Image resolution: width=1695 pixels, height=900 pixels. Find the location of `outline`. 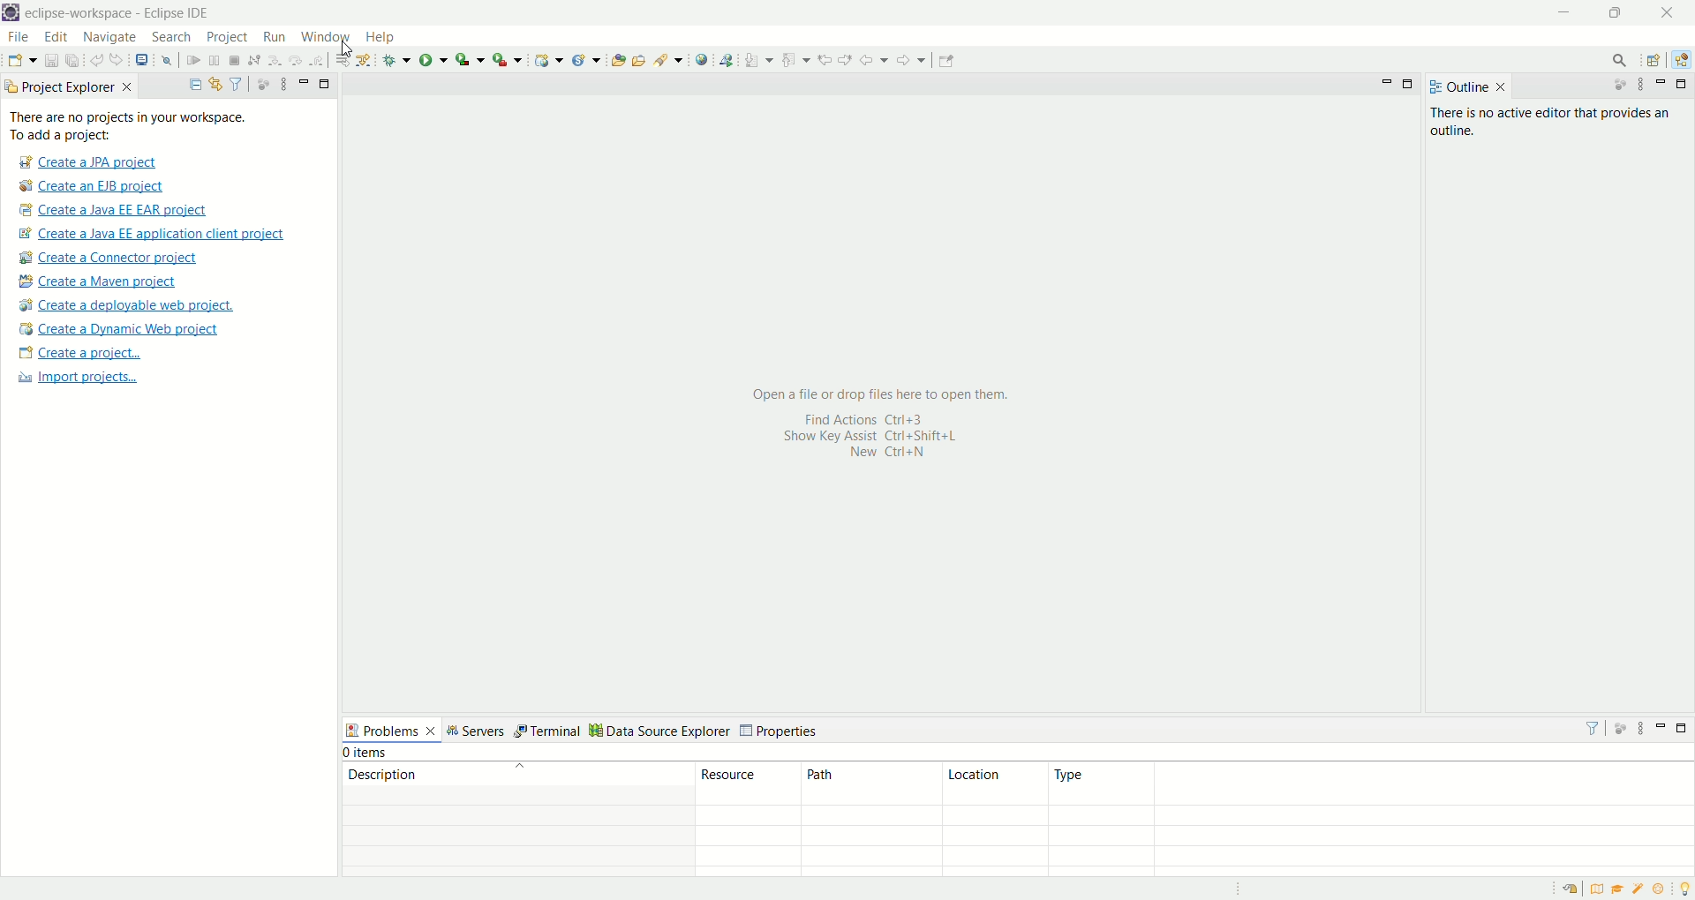

outline is located at coordinates (1469, 86).